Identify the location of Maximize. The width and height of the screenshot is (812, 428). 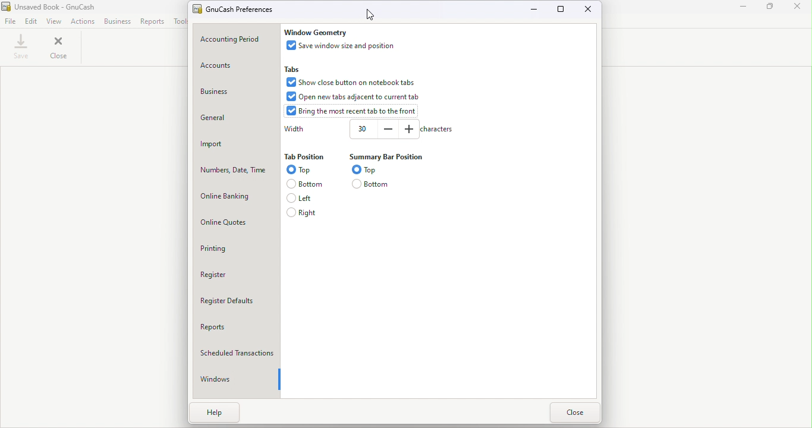
(562, 10).